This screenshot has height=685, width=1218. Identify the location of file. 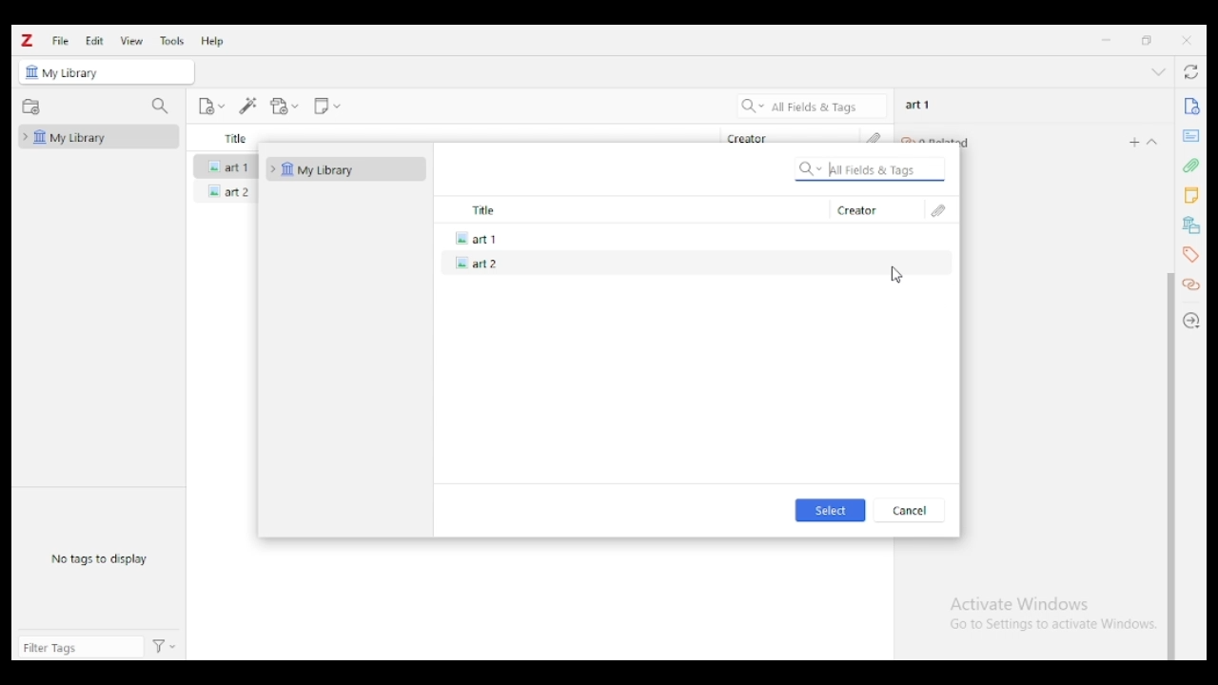
(60, 40).